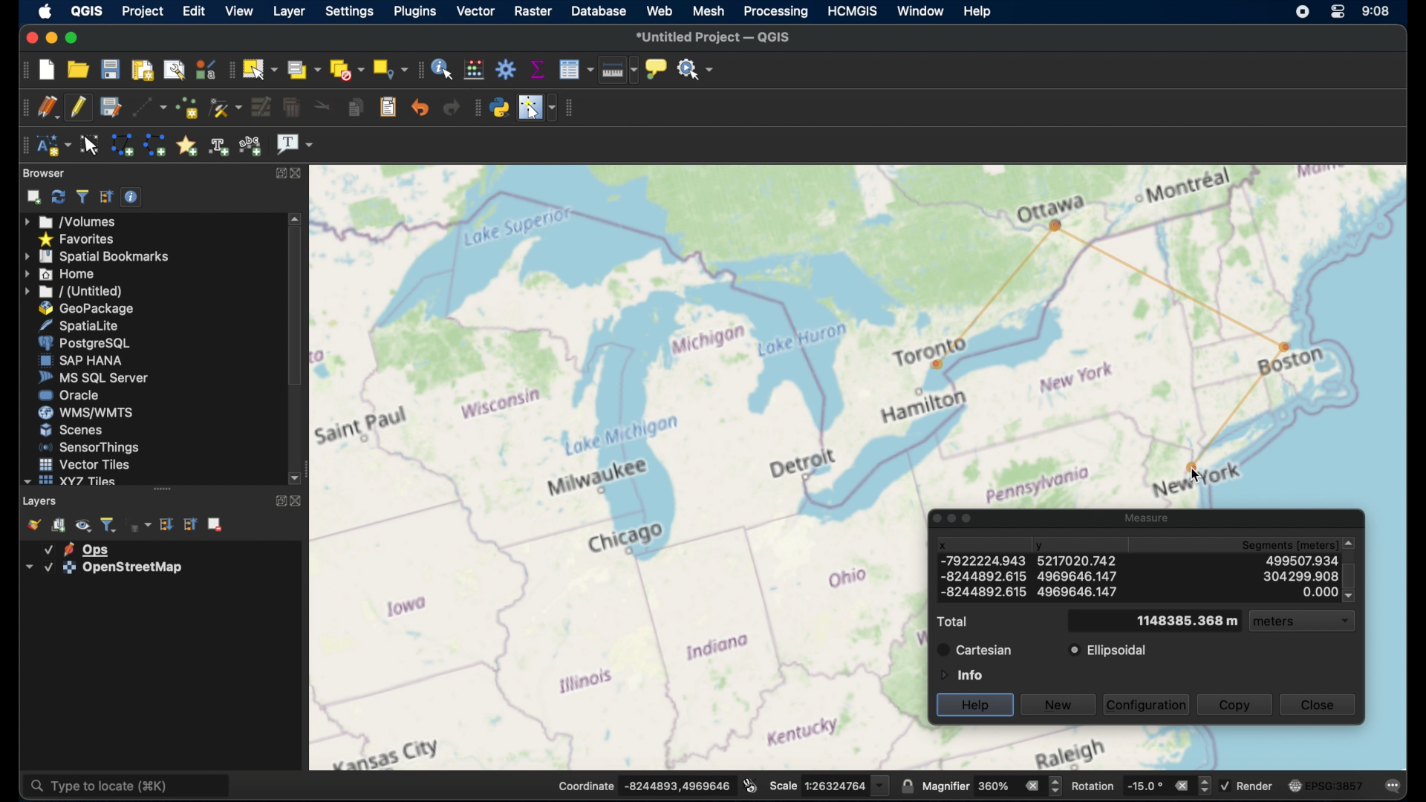  I want to click on xyzzy tiles, so click(70, 481).